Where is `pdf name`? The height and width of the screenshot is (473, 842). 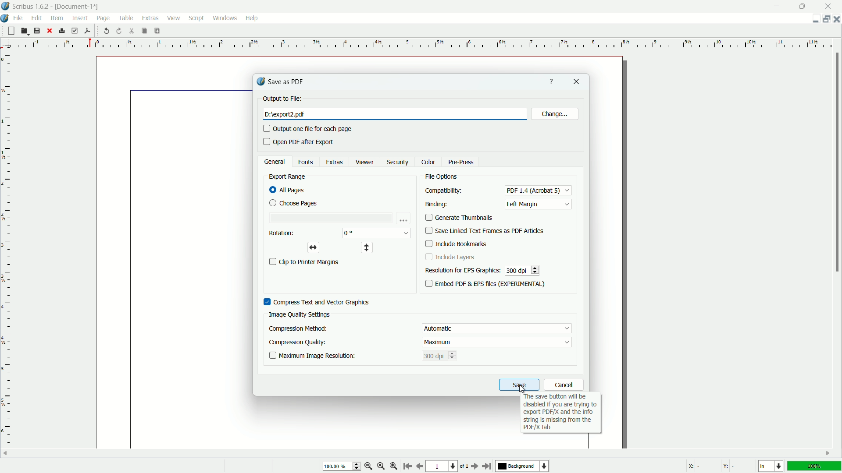 pdf name is located at coordinates (287, 114).